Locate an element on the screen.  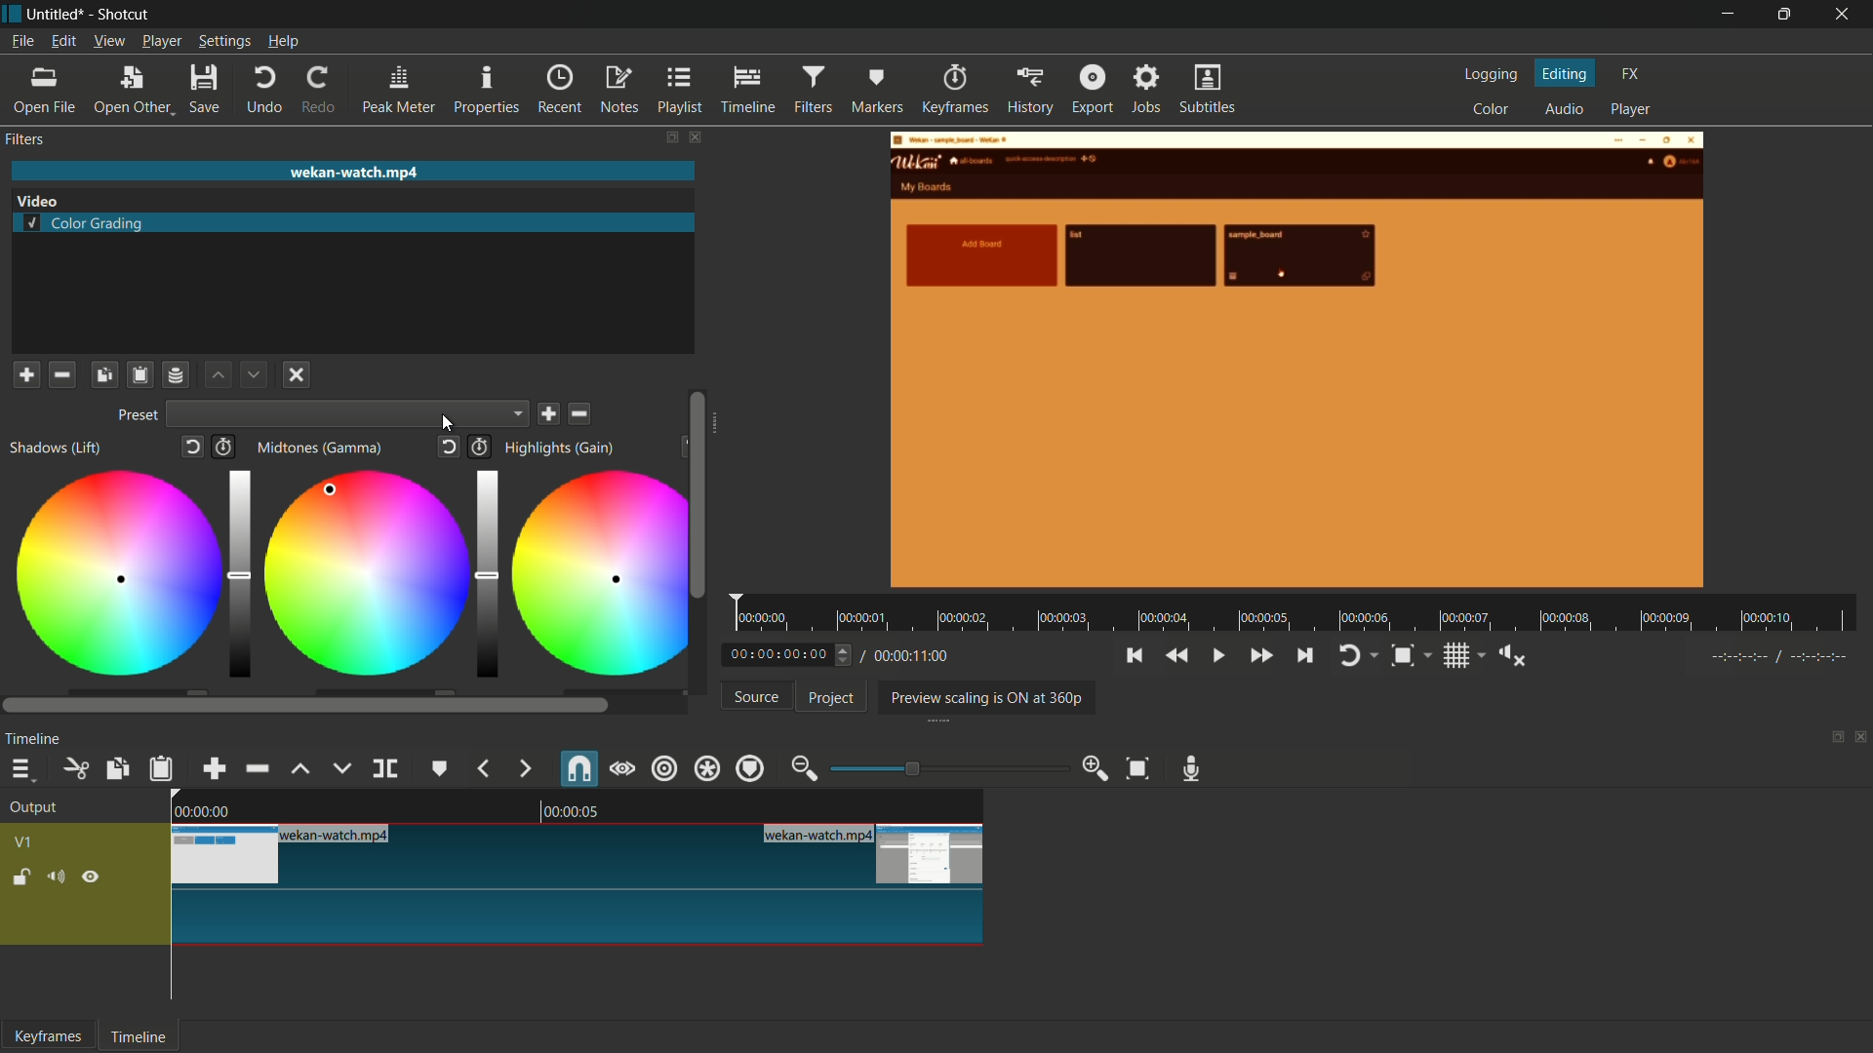
editing is located at coordinates (1566, 73).